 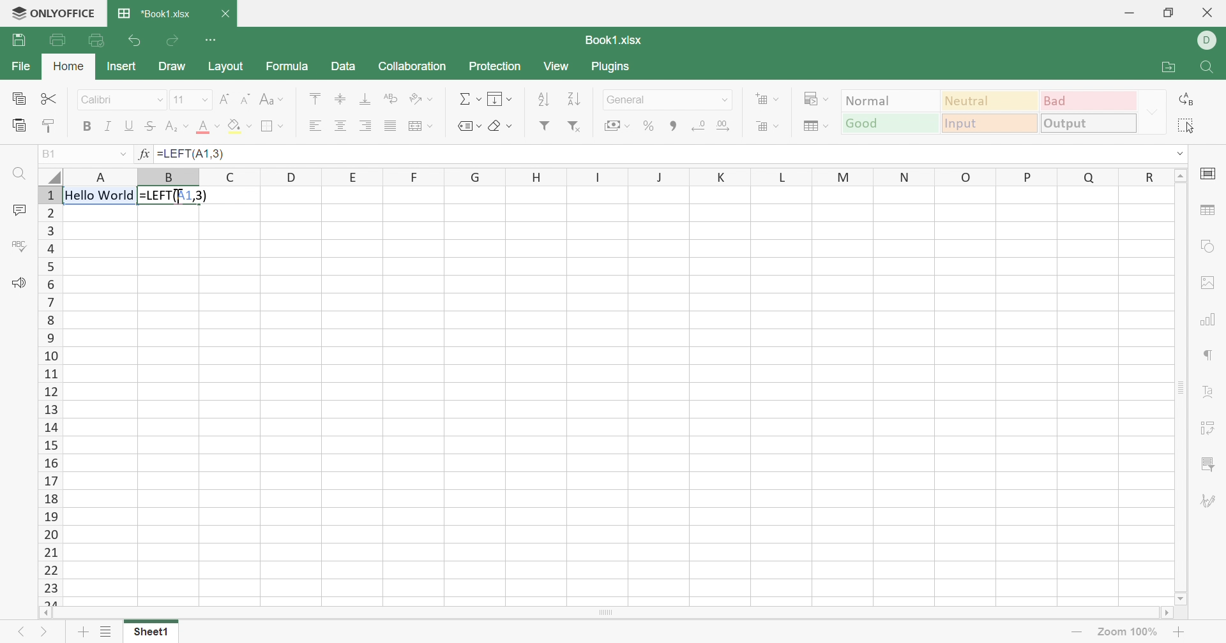 I want to click on Customize Quick Access Toolbar, so click(x=211, y=40).